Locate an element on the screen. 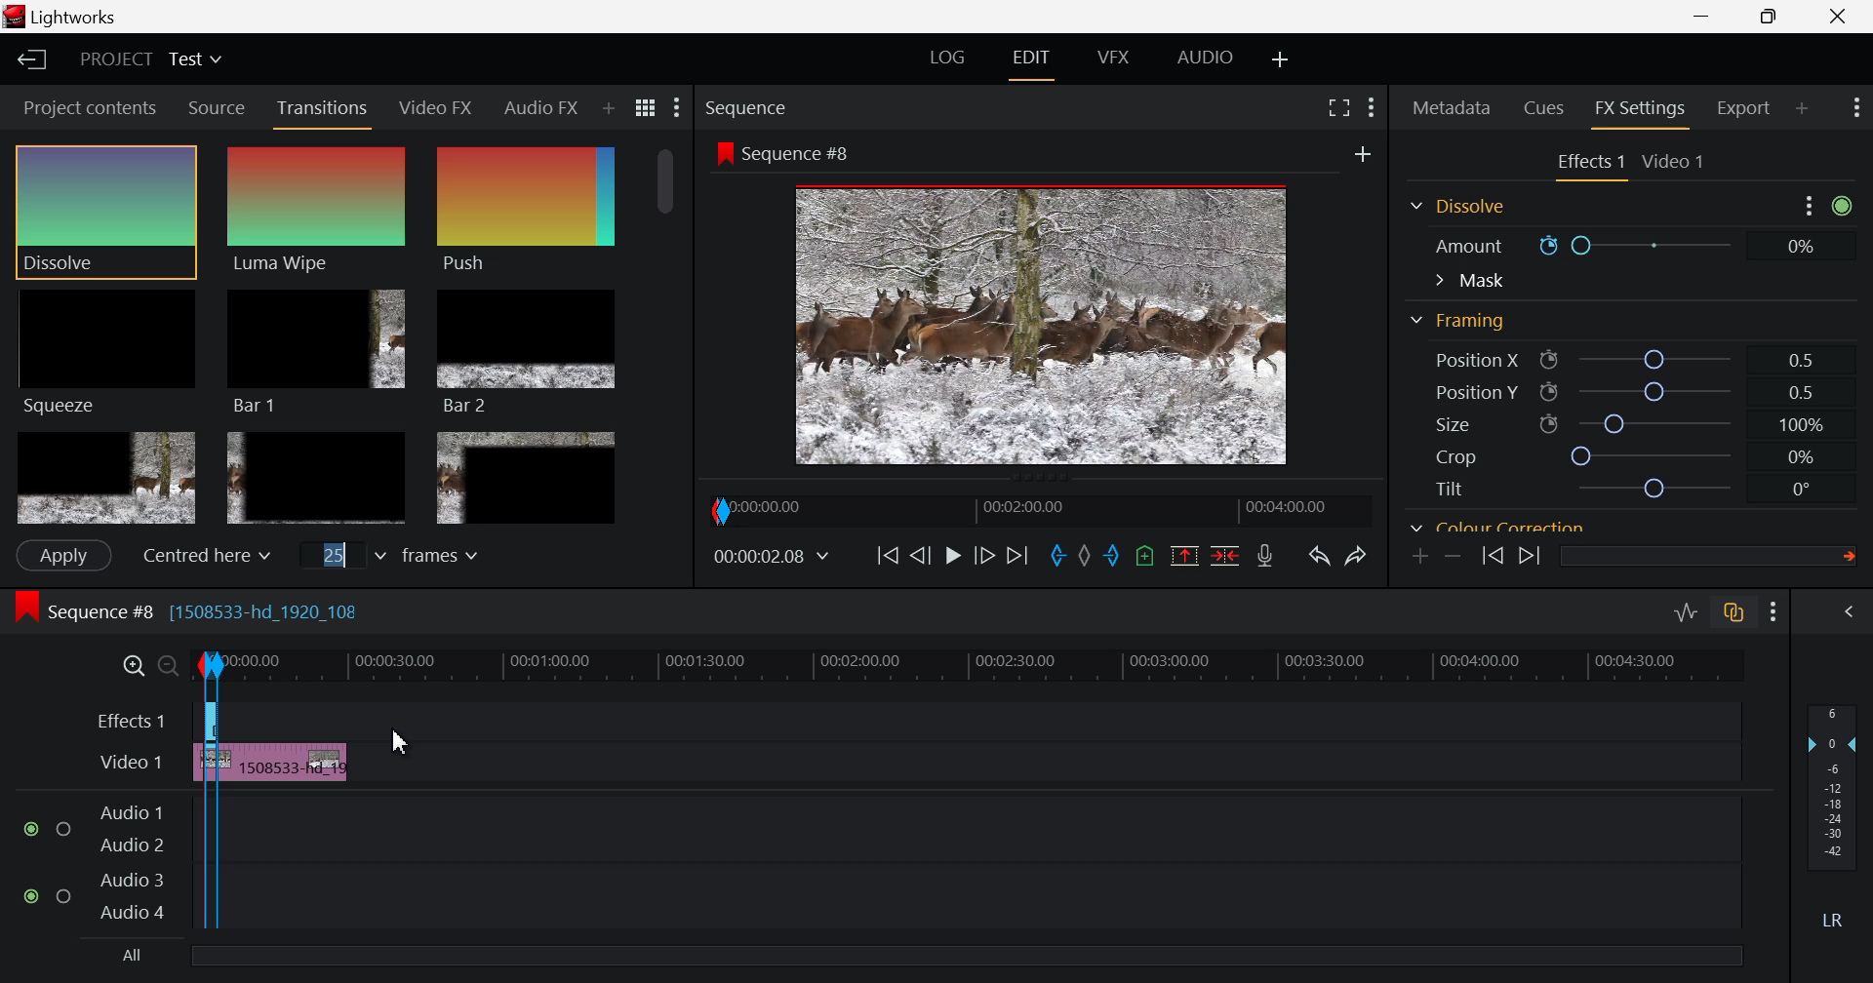 The height and width of the screenshot is (983, 1873). Effects 1 is located at coordinates (122, 716).